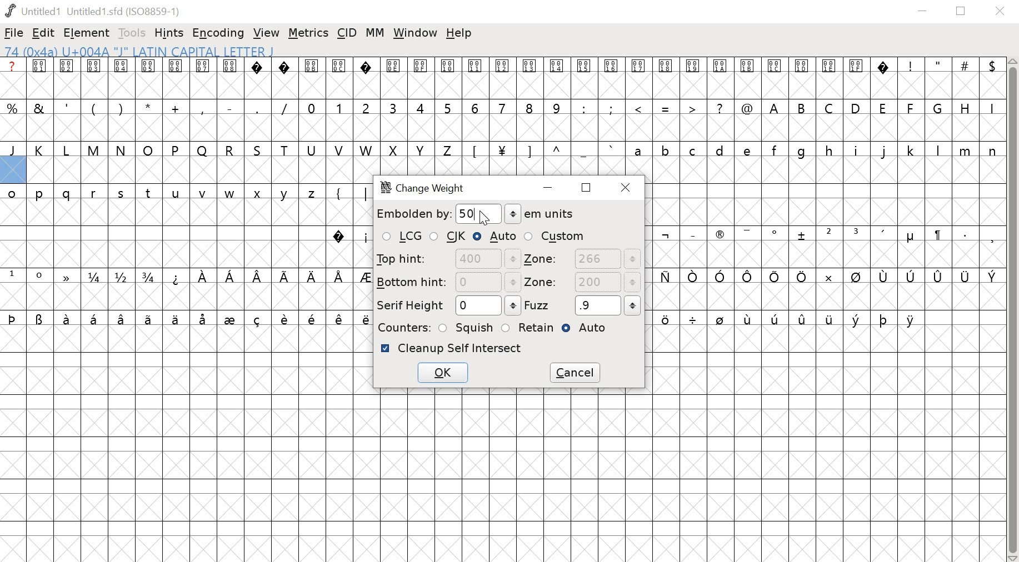 Image resolution: width=1019 pixels, height=562 pixels. What do you see at coordinates (628, 187) in the screenshot?
I see `close` at bounding box center [628, 187].